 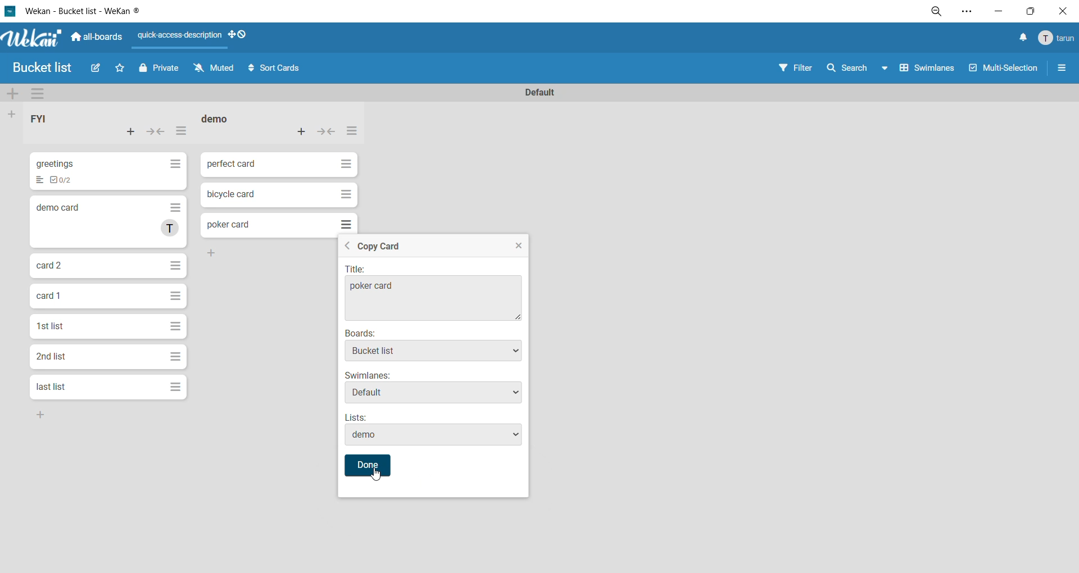 What do you see at coordinates (97, 35) in the screenshot?
I see `all boards` at bounding box center [97, 35].